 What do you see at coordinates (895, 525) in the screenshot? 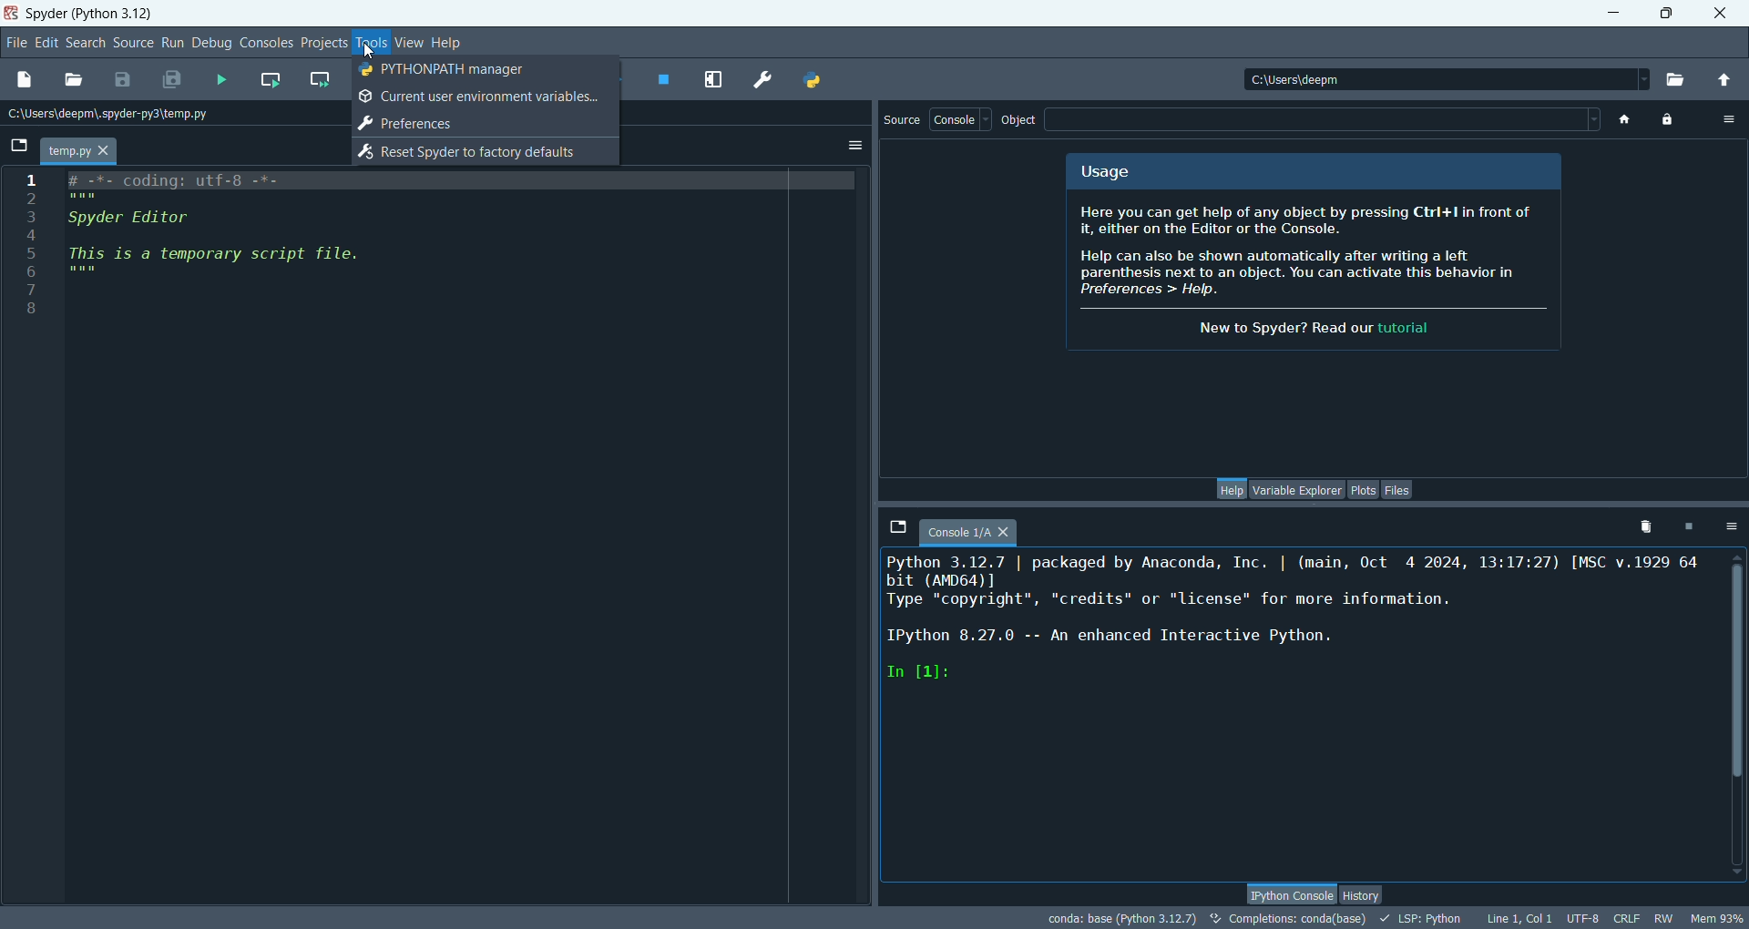
I see `browse tabs` at bounding box center [895, 525].